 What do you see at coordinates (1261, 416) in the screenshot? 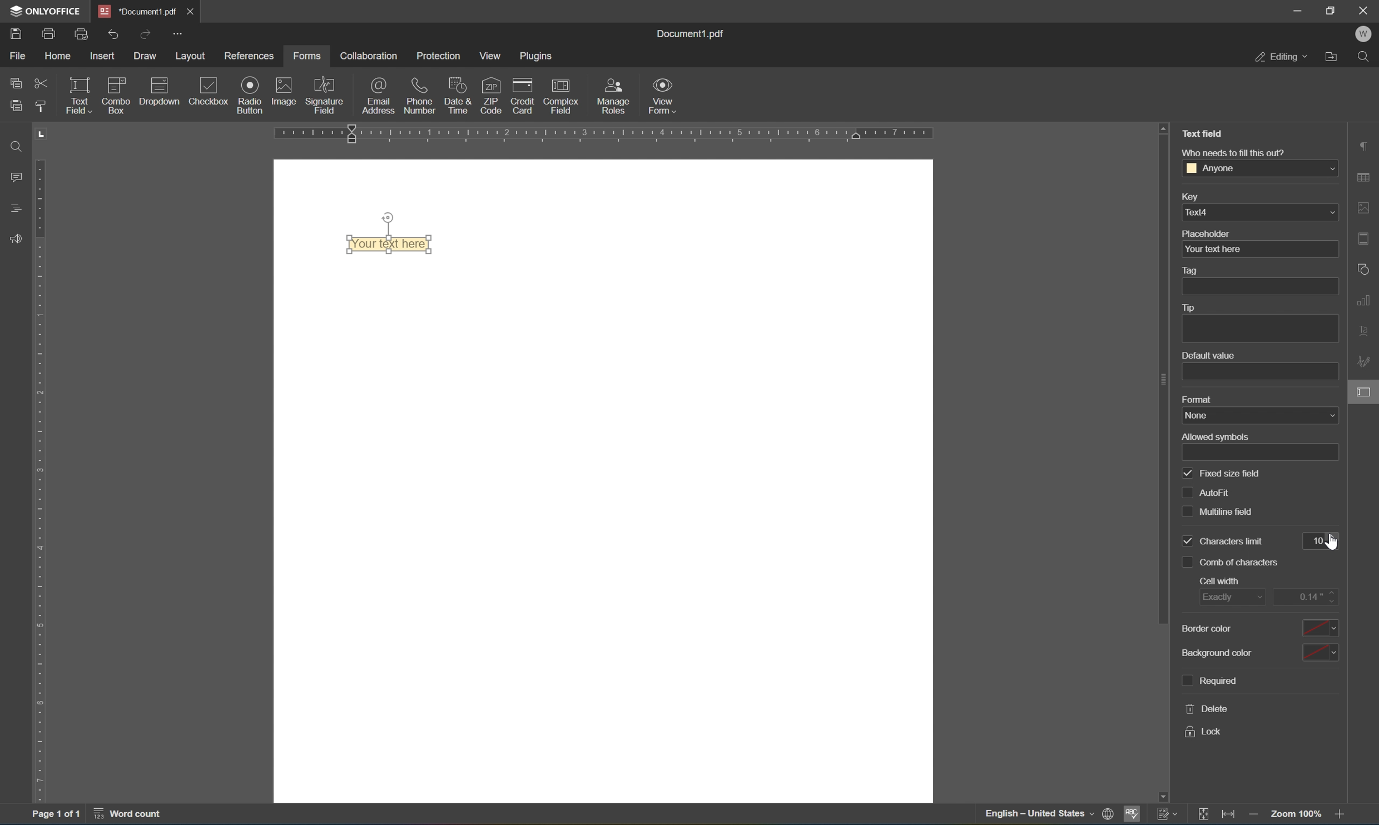
I see `none` at bounding box center [1261, 416].